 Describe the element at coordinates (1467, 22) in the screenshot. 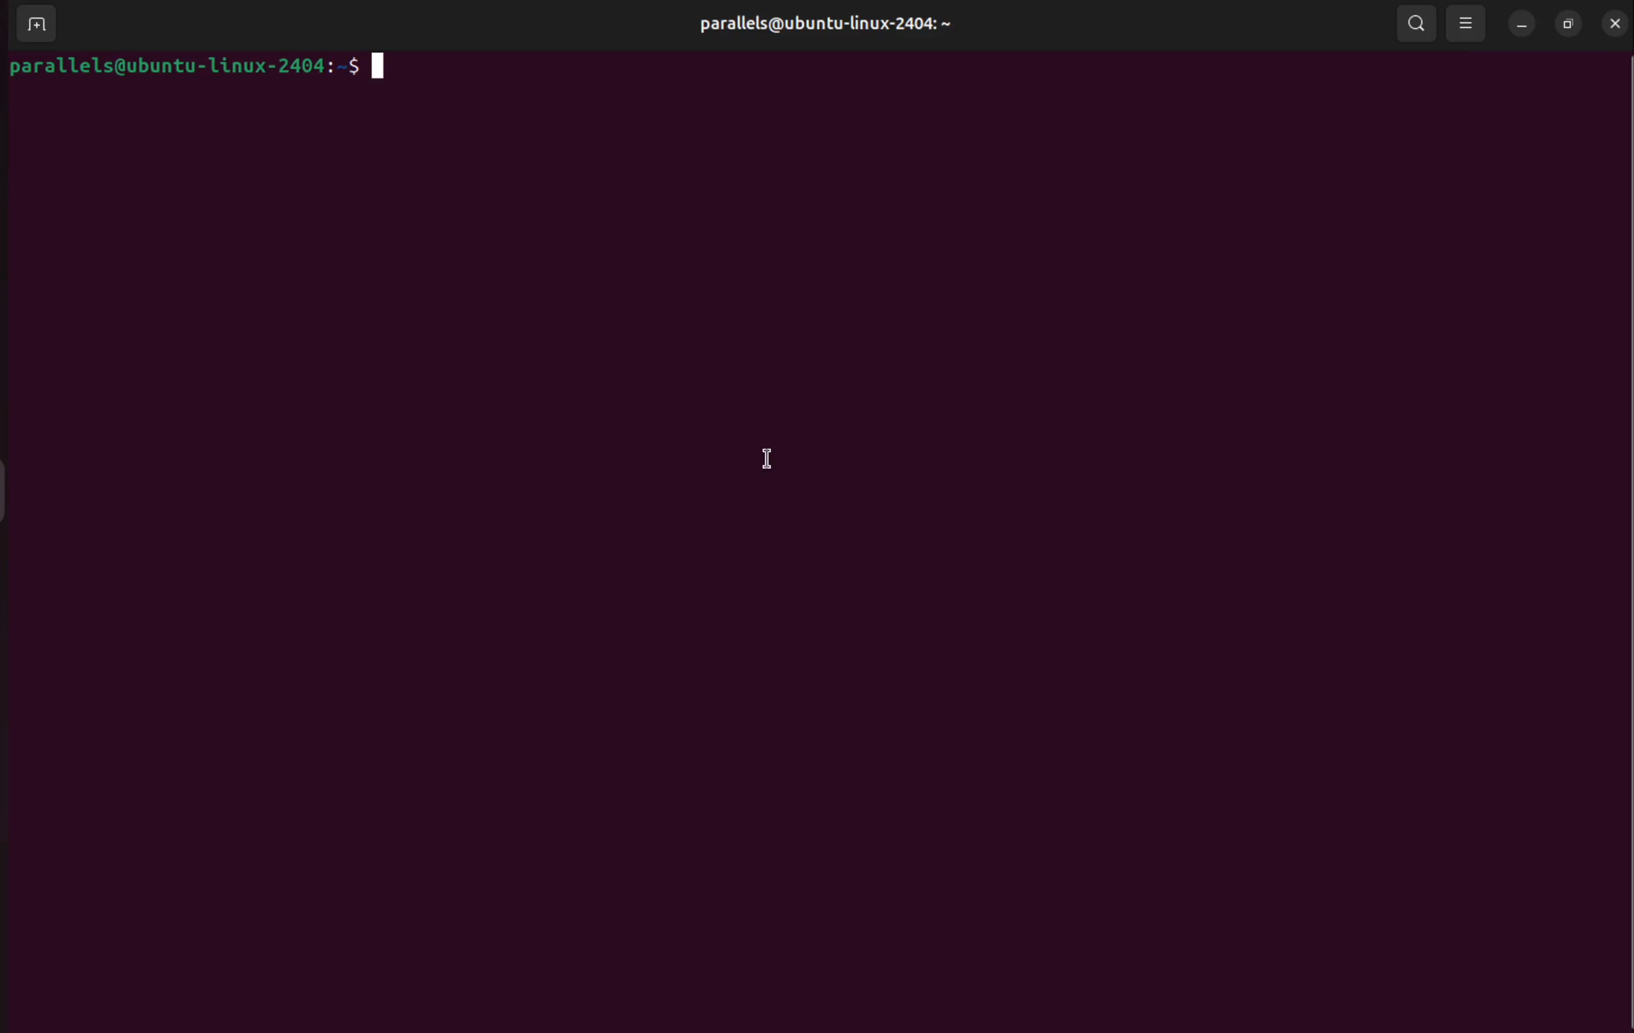

I see `resize` at that location.